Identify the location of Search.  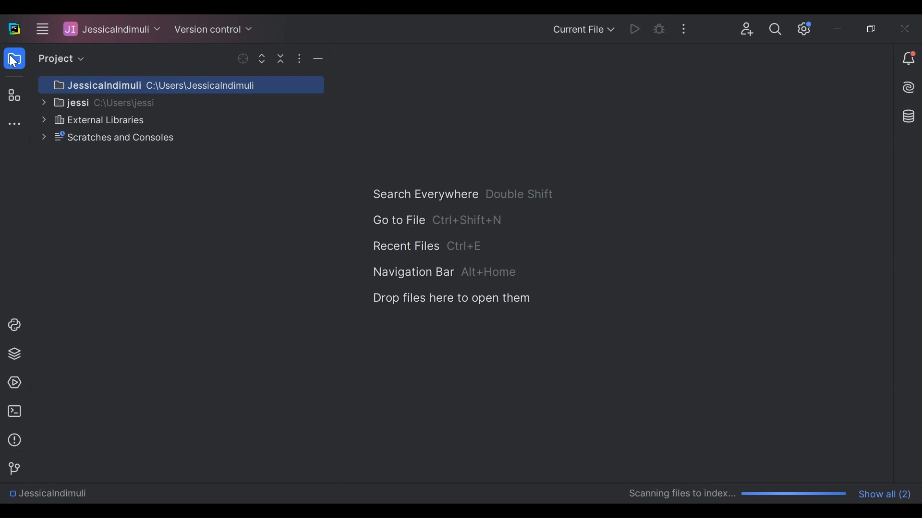
(776, 29).